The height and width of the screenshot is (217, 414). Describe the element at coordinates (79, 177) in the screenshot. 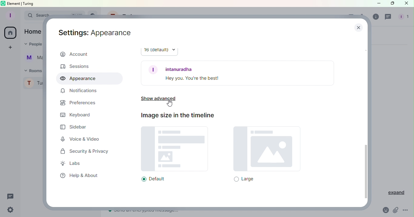

I see `Help and about` at that location.